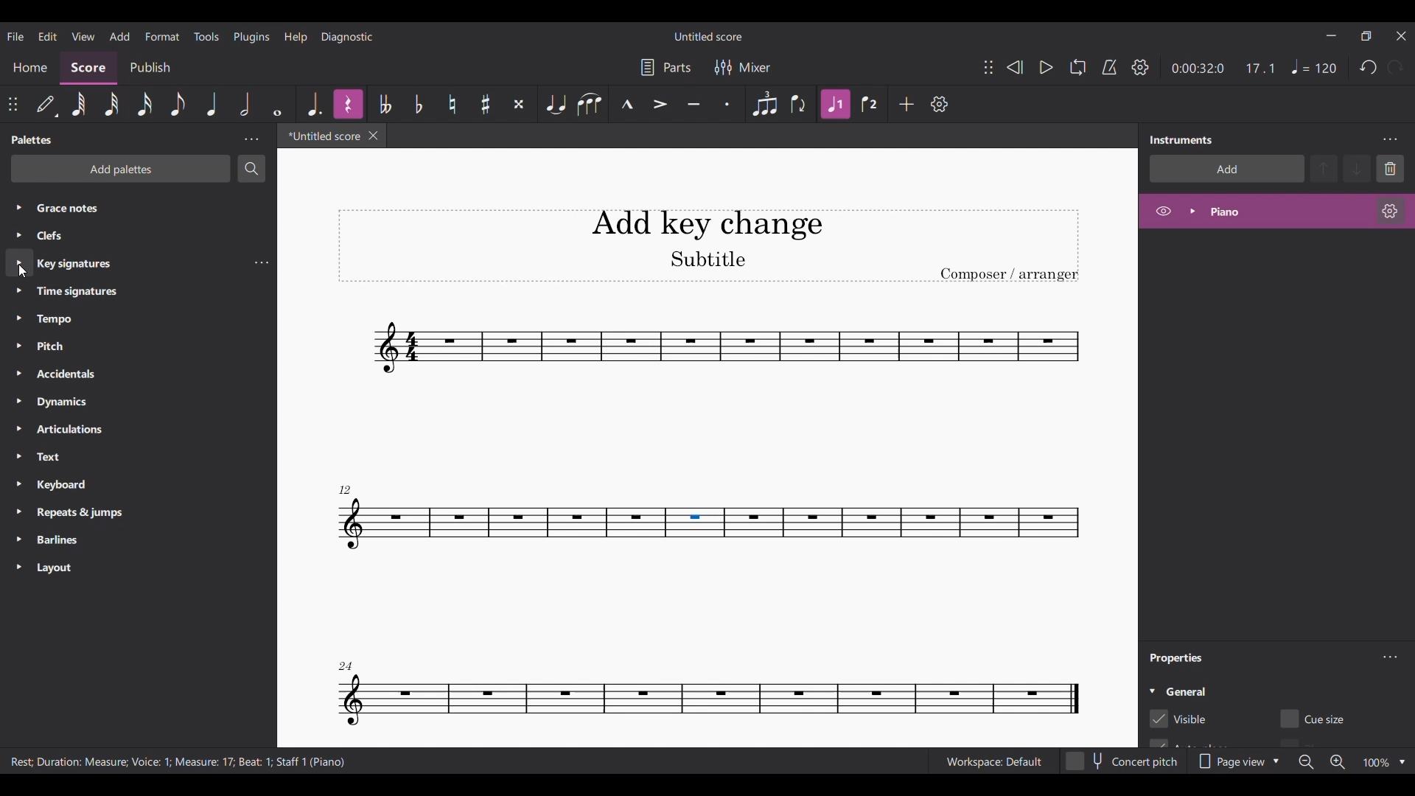 The height and width of the screenshot is (796, 1415). What do you see at coordinates (245, 104) in the screenshot?
I see `Half note` at bounding box center [245, 104].